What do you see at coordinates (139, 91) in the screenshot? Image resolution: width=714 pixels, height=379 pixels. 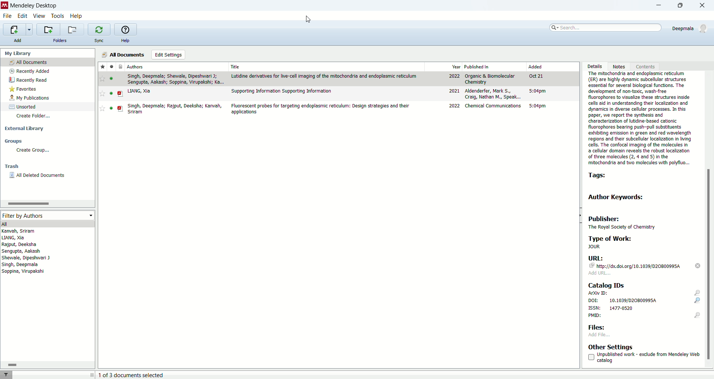 I see `LIANG, Xia` at bounding box center [139, 91].